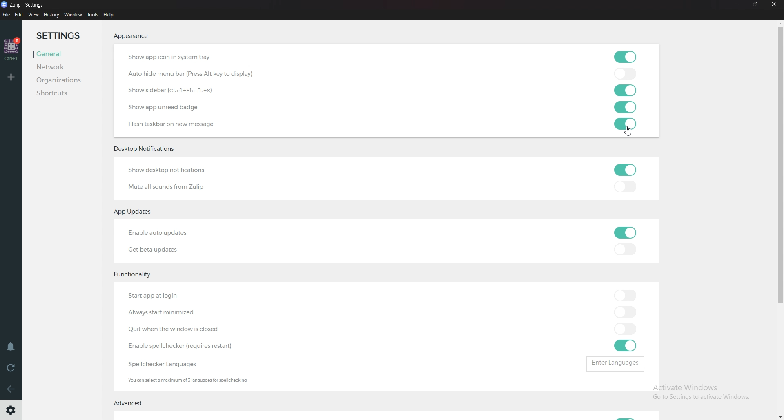 Image resolution: width=784 pixels, height=420 pixels. What do you see at coordinates (626, 345) in the screenshot?
I see `toggle` at bounding box center [626, 345].